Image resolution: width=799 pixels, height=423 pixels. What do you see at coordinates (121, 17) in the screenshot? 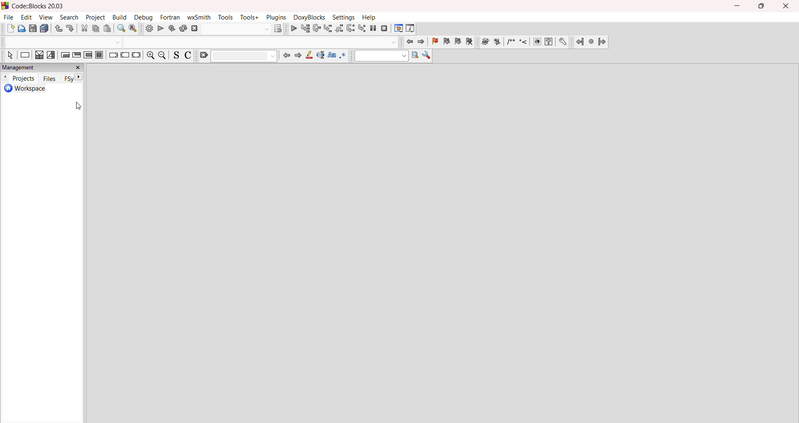
I see `build` at bounding box center [121, 17].